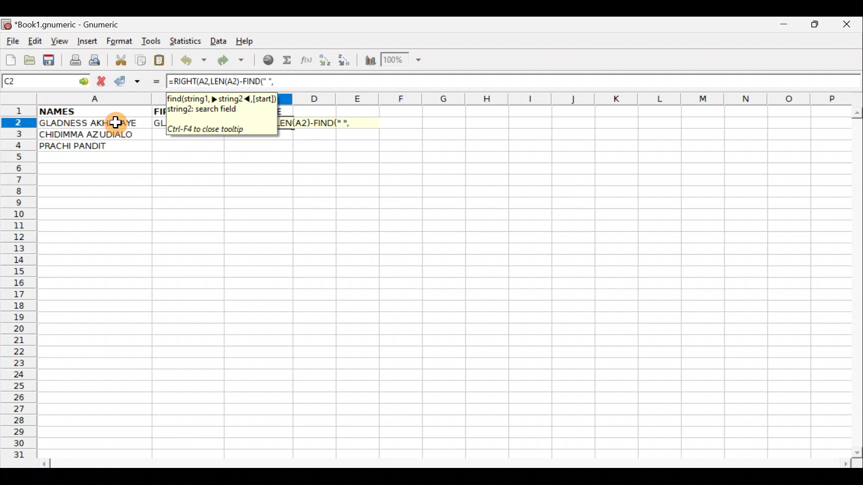  Describe the element at coordinates (152, 41) in the screenshot. I see `Tools` at that location.